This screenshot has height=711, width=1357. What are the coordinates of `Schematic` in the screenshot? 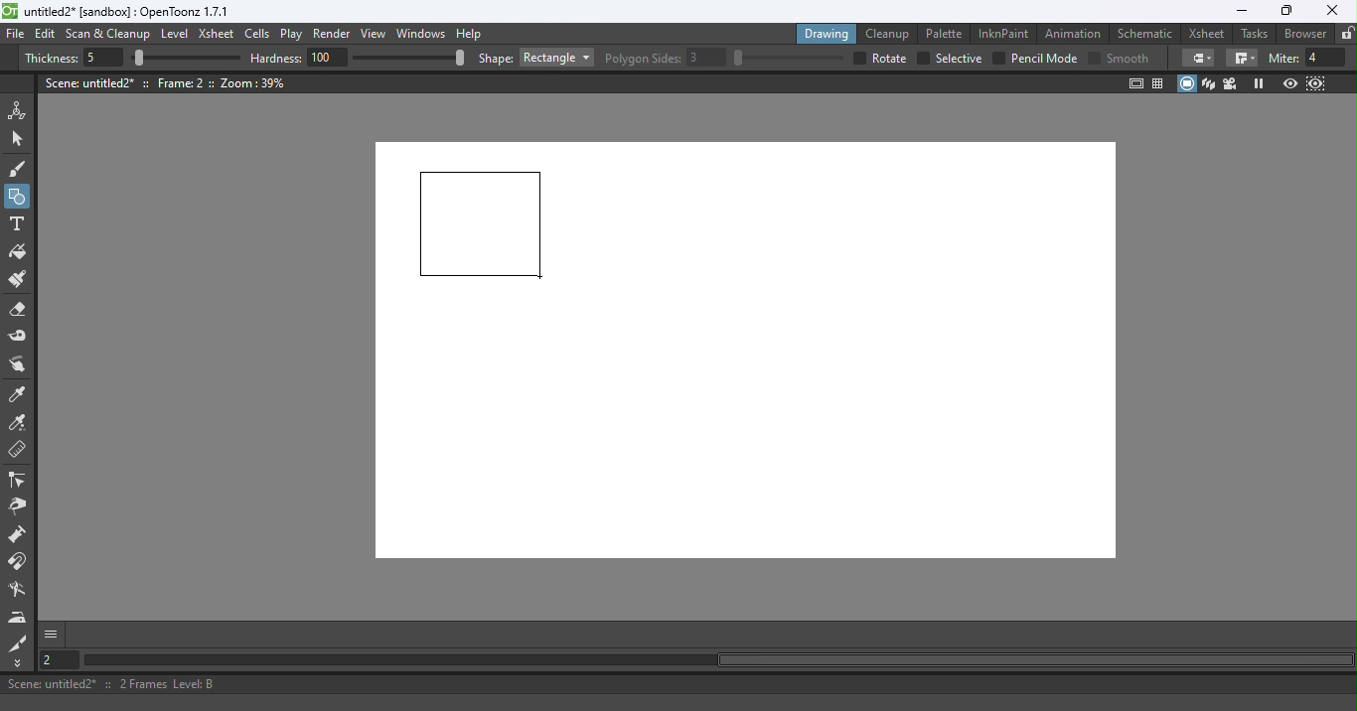 It's located at (1145, 34).